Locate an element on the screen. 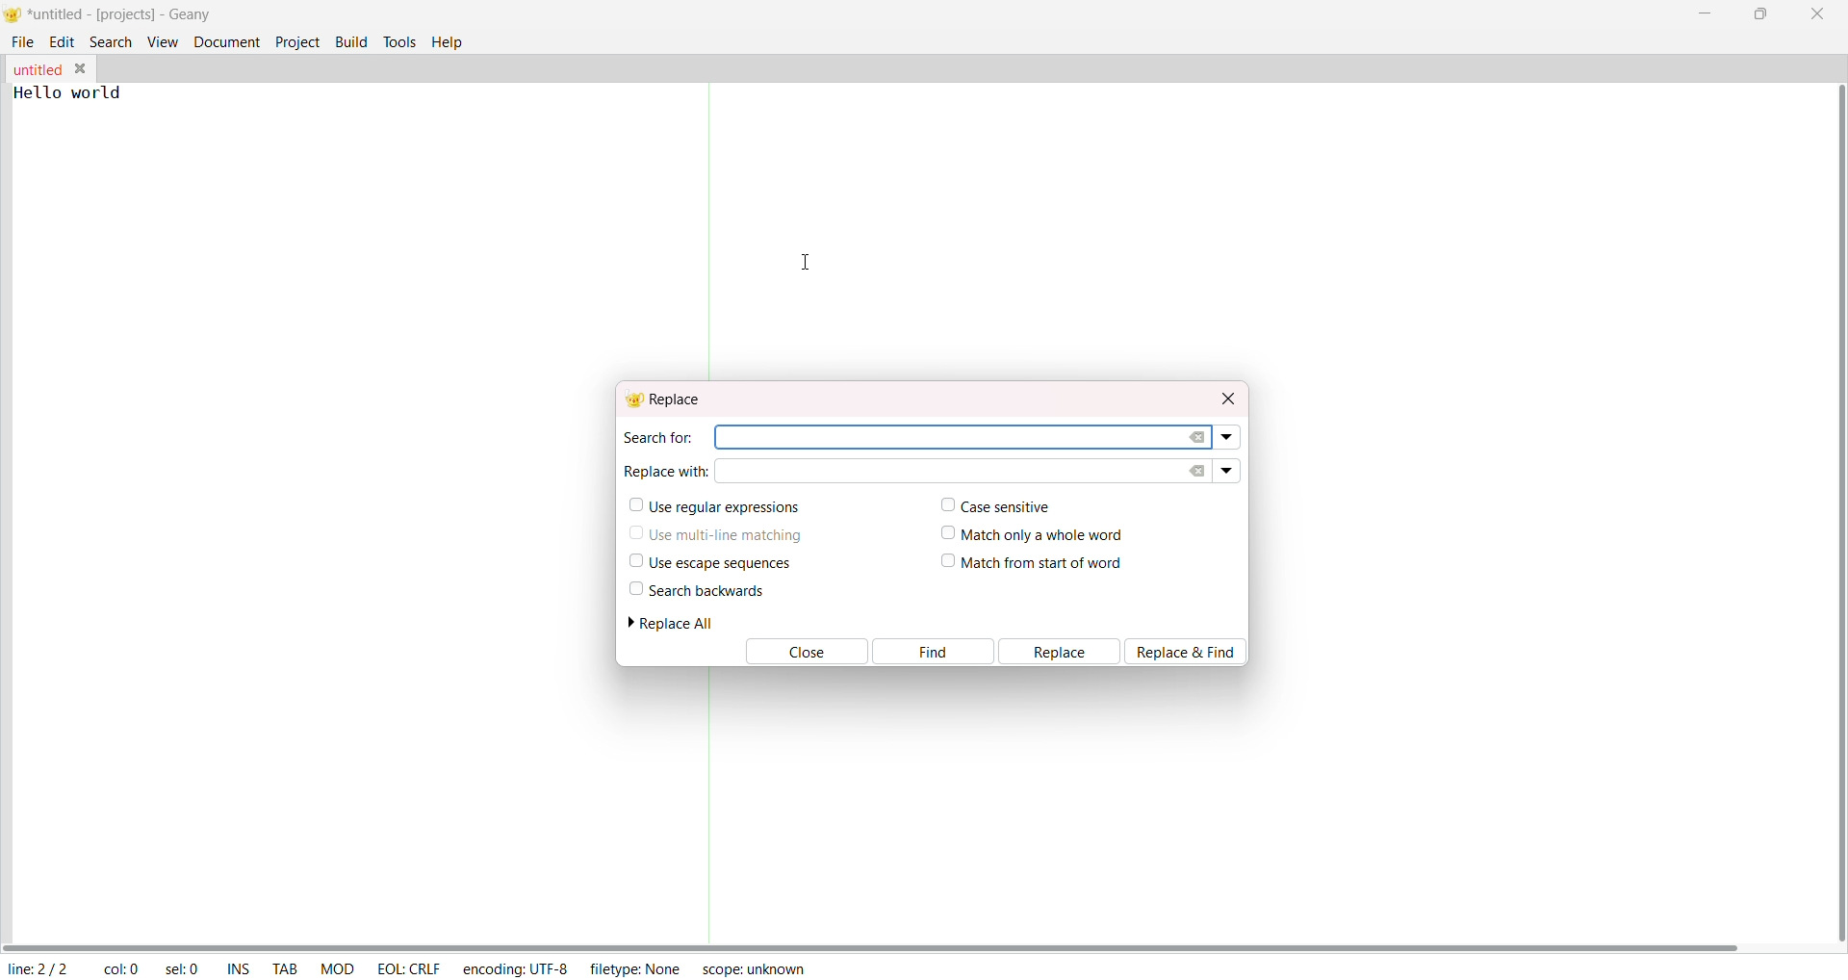 The width and height of the screenshot is (1848, 980). replace is located at coordinates (668, 400).